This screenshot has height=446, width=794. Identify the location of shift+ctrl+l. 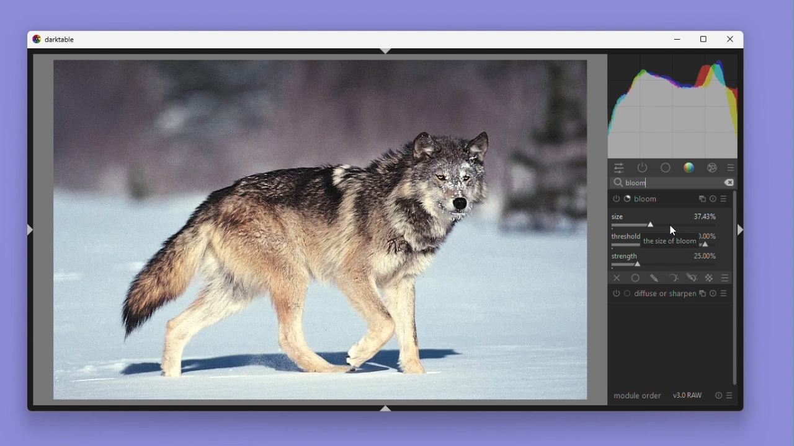
(31, 230).